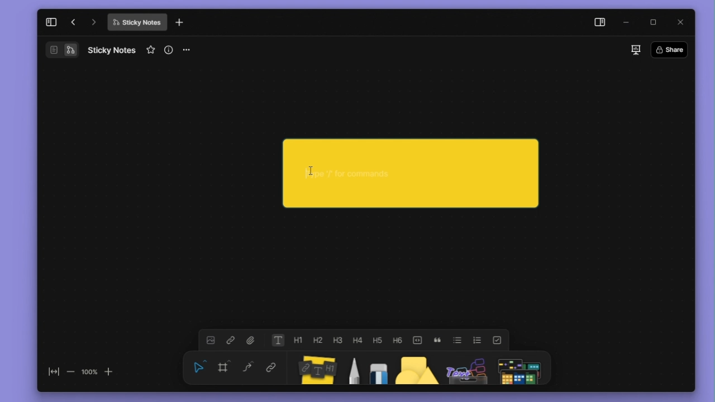 This screenshot has width=715, height=402. What do you see at coordinates (151, 51) in the screenshot?
I see `favourite` at bounding box center [151, 51].